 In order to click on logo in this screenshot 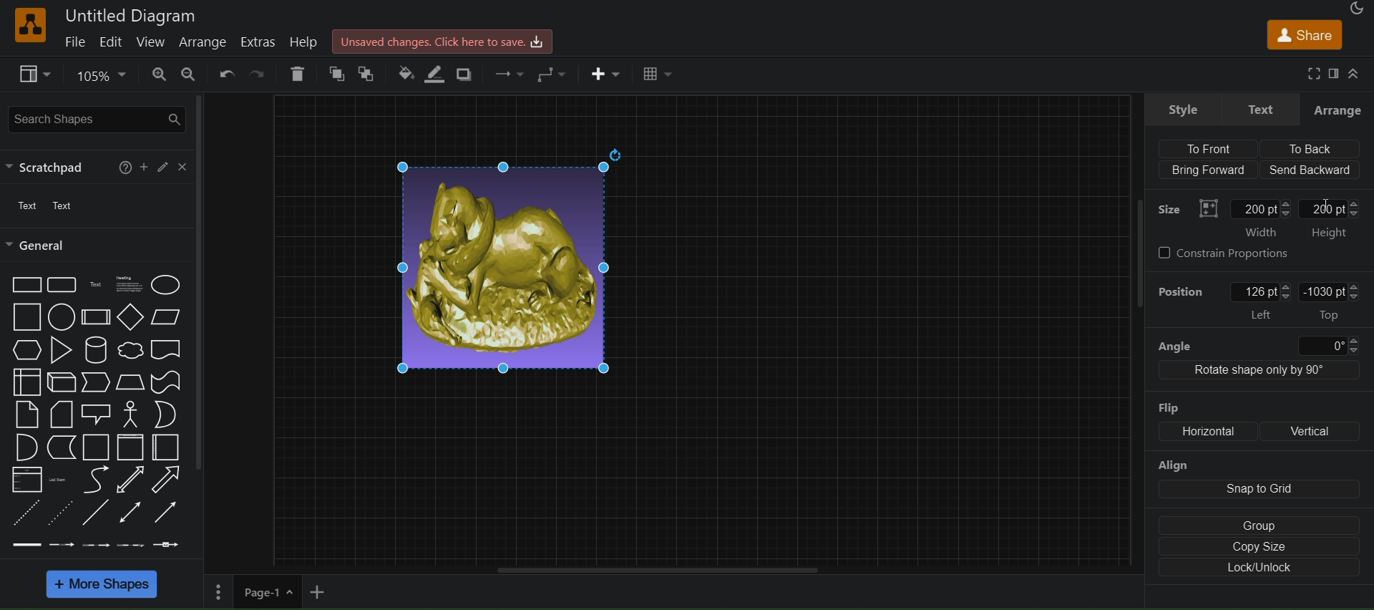, I will do `click(29, 25)`.